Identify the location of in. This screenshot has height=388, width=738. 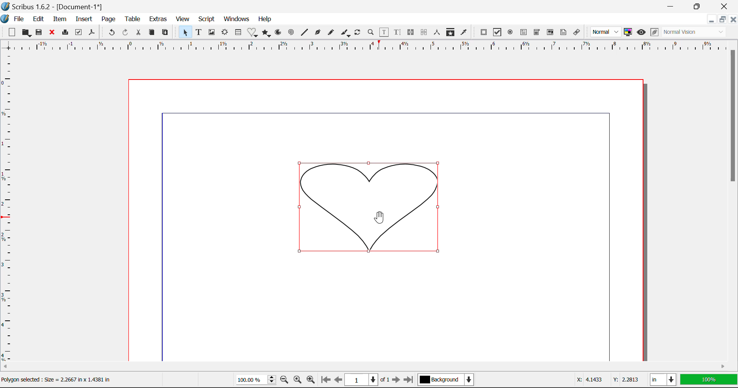
(662, 380).